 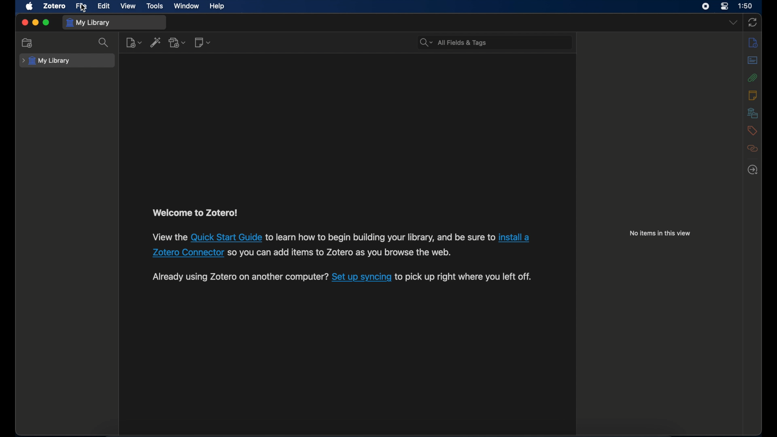 I want to click on info, so click(x=753, y=43).